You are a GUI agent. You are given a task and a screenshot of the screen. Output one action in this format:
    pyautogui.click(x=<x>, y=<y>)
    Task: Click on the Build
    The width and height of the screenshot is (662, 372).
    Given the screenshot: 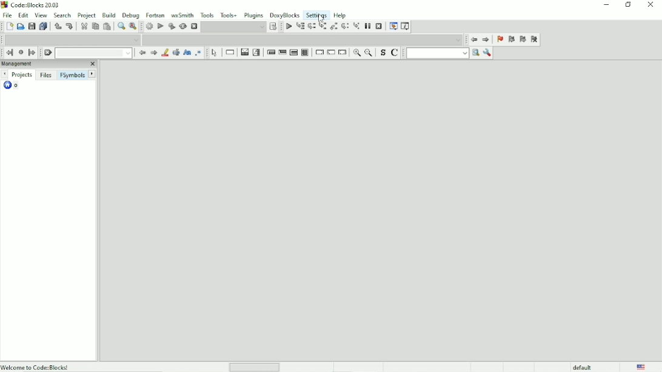 What is the action you would take?
    pyautogui.click(x=109, y=15)
    